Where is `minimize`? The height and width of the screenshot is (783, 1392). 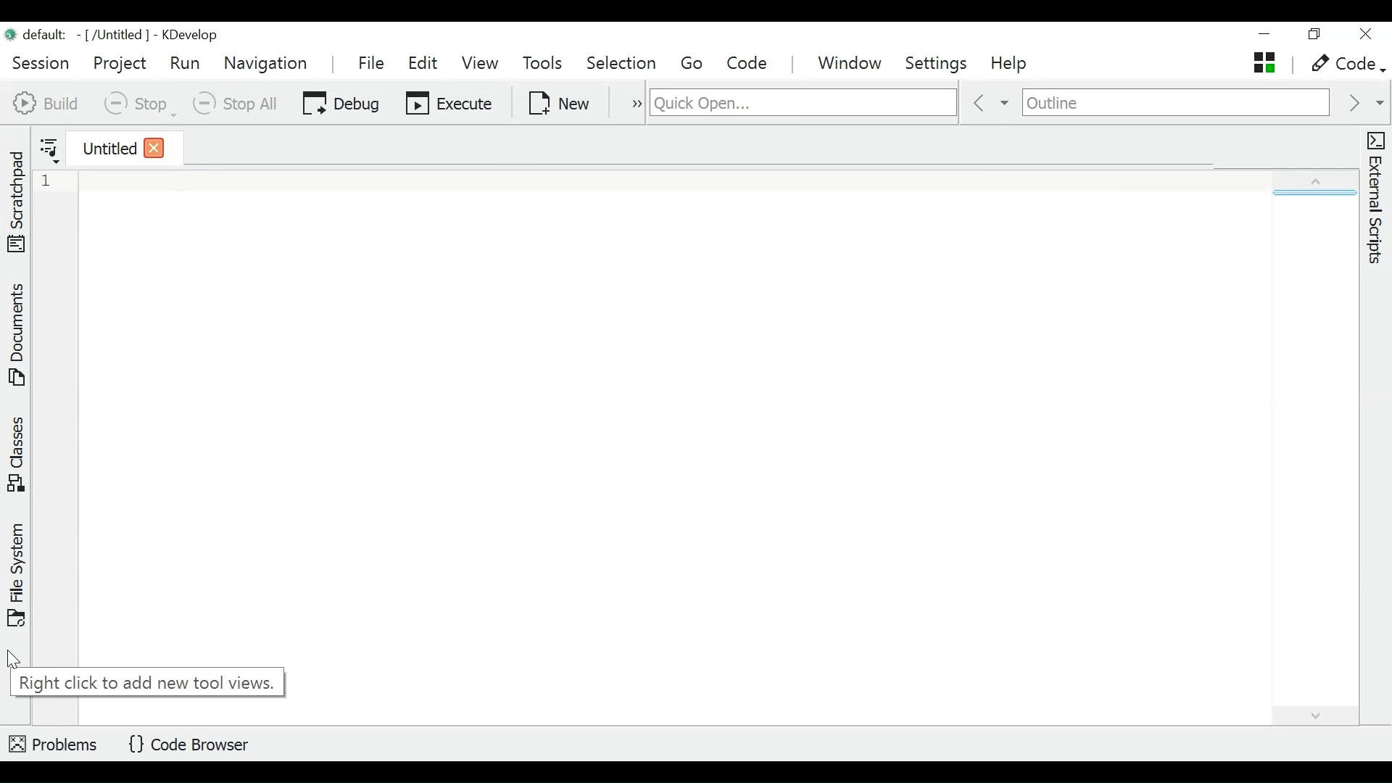
minimize is located at coordinates (1264, 35).